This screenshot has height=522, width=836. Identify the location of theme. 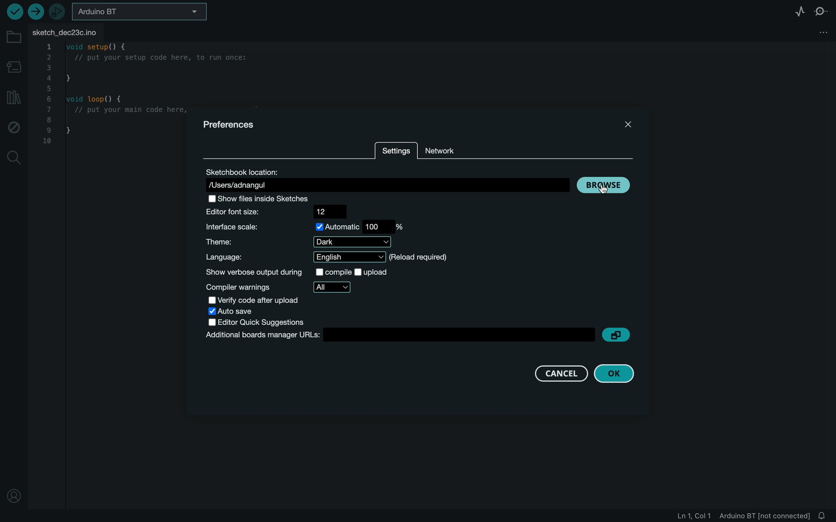
(296, 242).